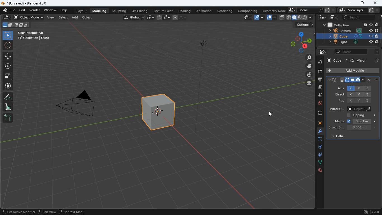  I want to click on region, so click(72, 211).